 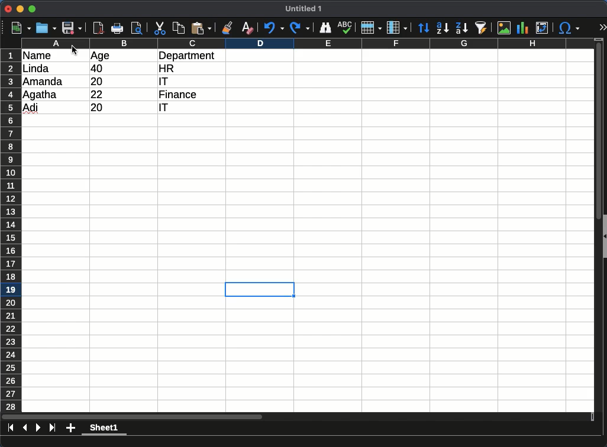 What do you see at coordinates (247, 27) in the screenshot?
I see `clear formatting` at bounding box center [247, 27].